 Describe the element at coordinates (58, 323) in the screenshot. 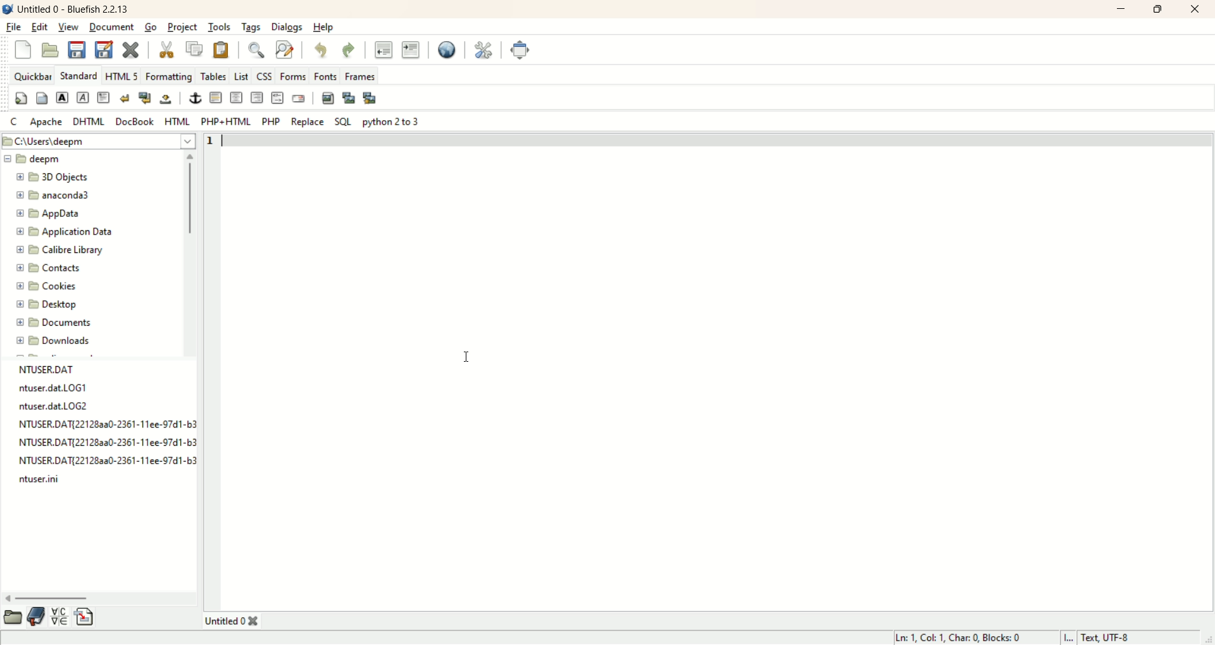

I see `documents` at that location.